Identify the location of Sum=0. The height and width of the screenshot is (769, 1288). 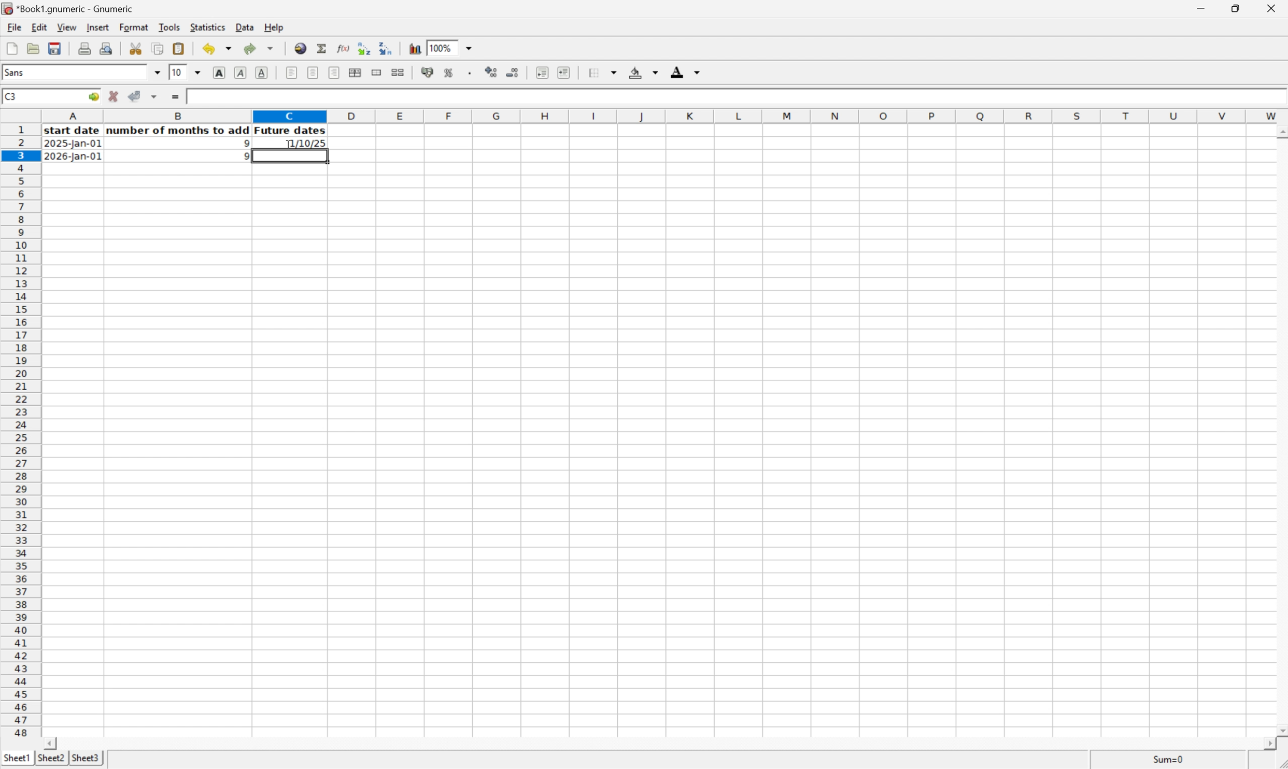
(1170, 759).